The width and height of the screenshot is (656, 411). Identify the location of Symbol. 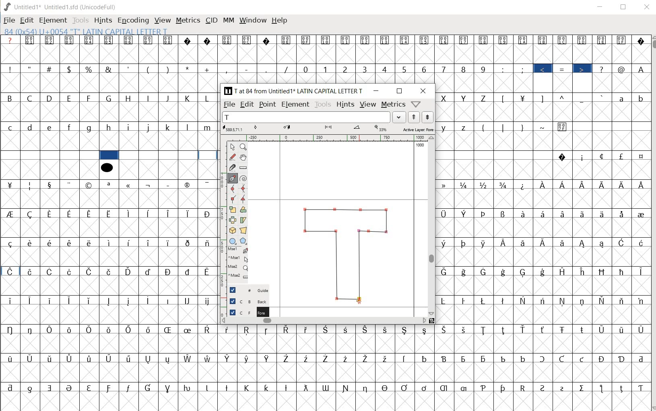
(505, 243).